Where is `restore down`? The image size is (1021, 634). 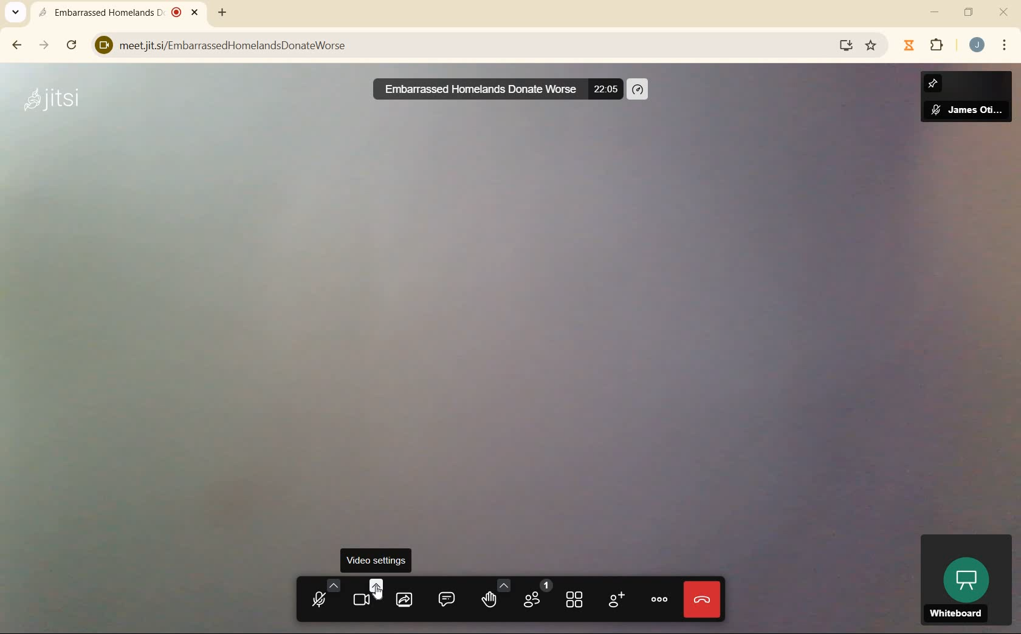 restore down is located at coordinates (968, 12).